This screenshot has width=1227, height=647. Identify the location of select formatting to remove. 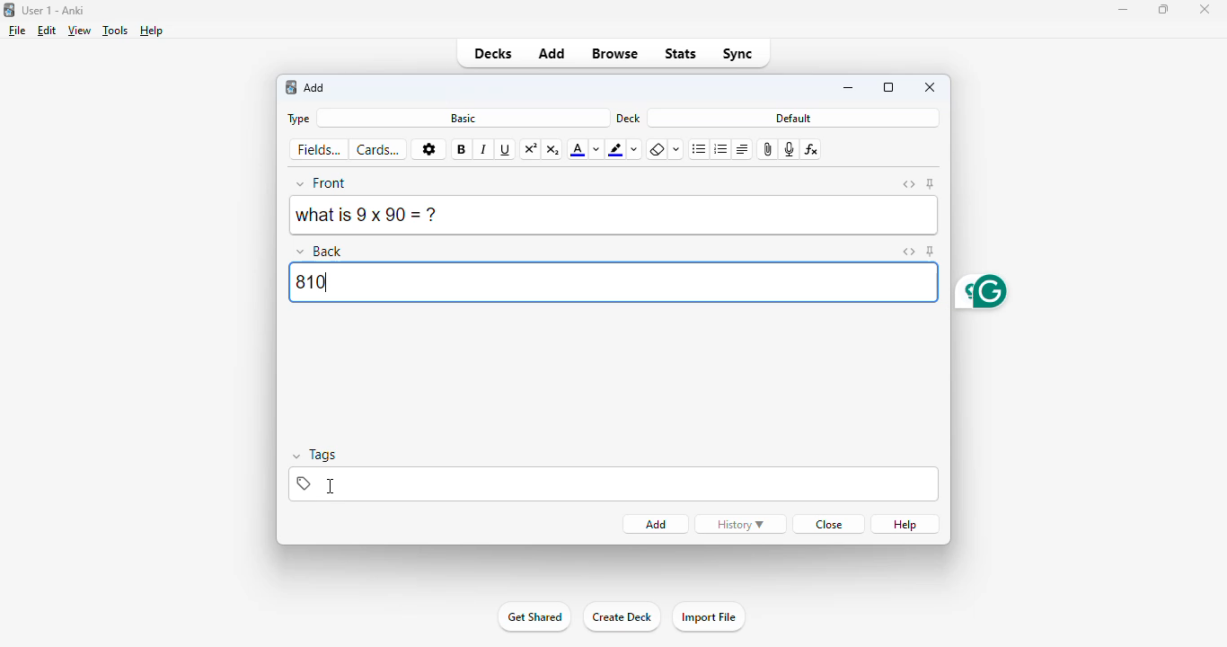
(677, 150).